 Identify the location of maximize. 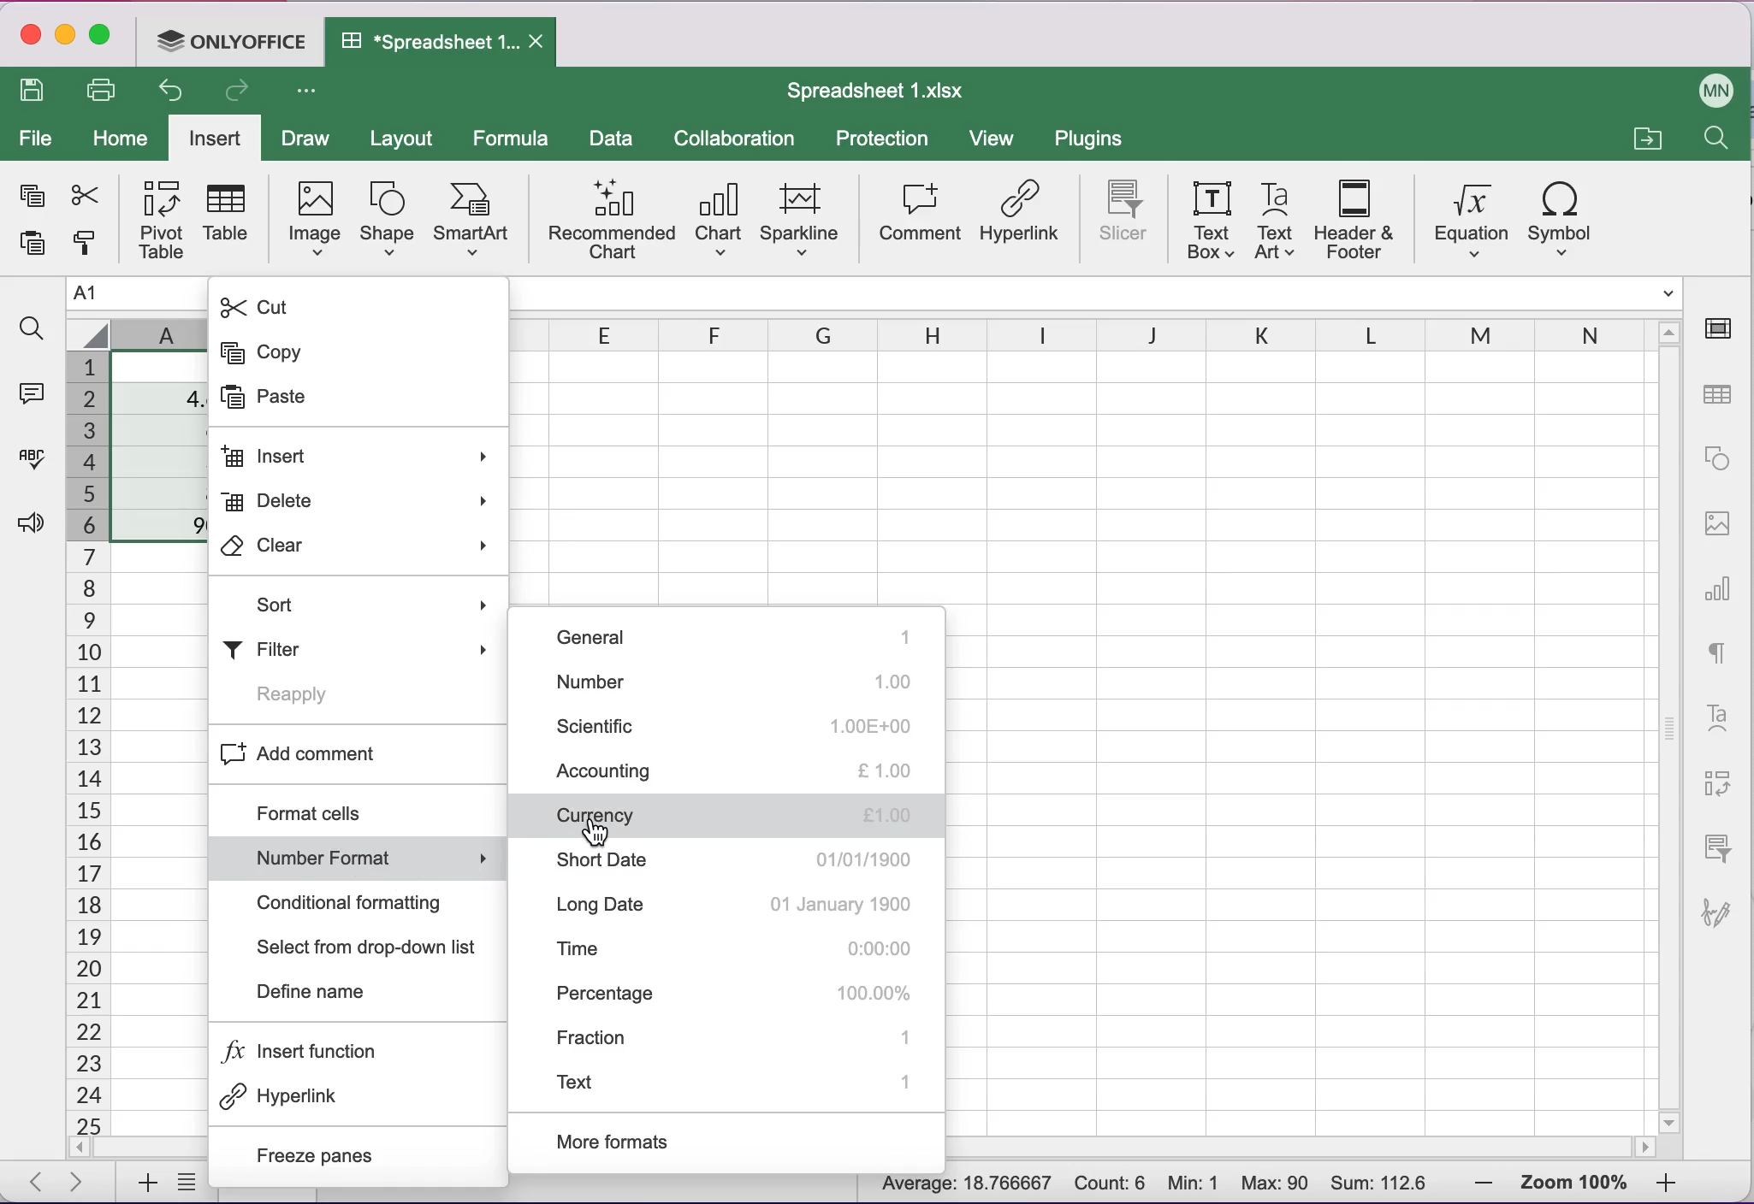
(101, 39).